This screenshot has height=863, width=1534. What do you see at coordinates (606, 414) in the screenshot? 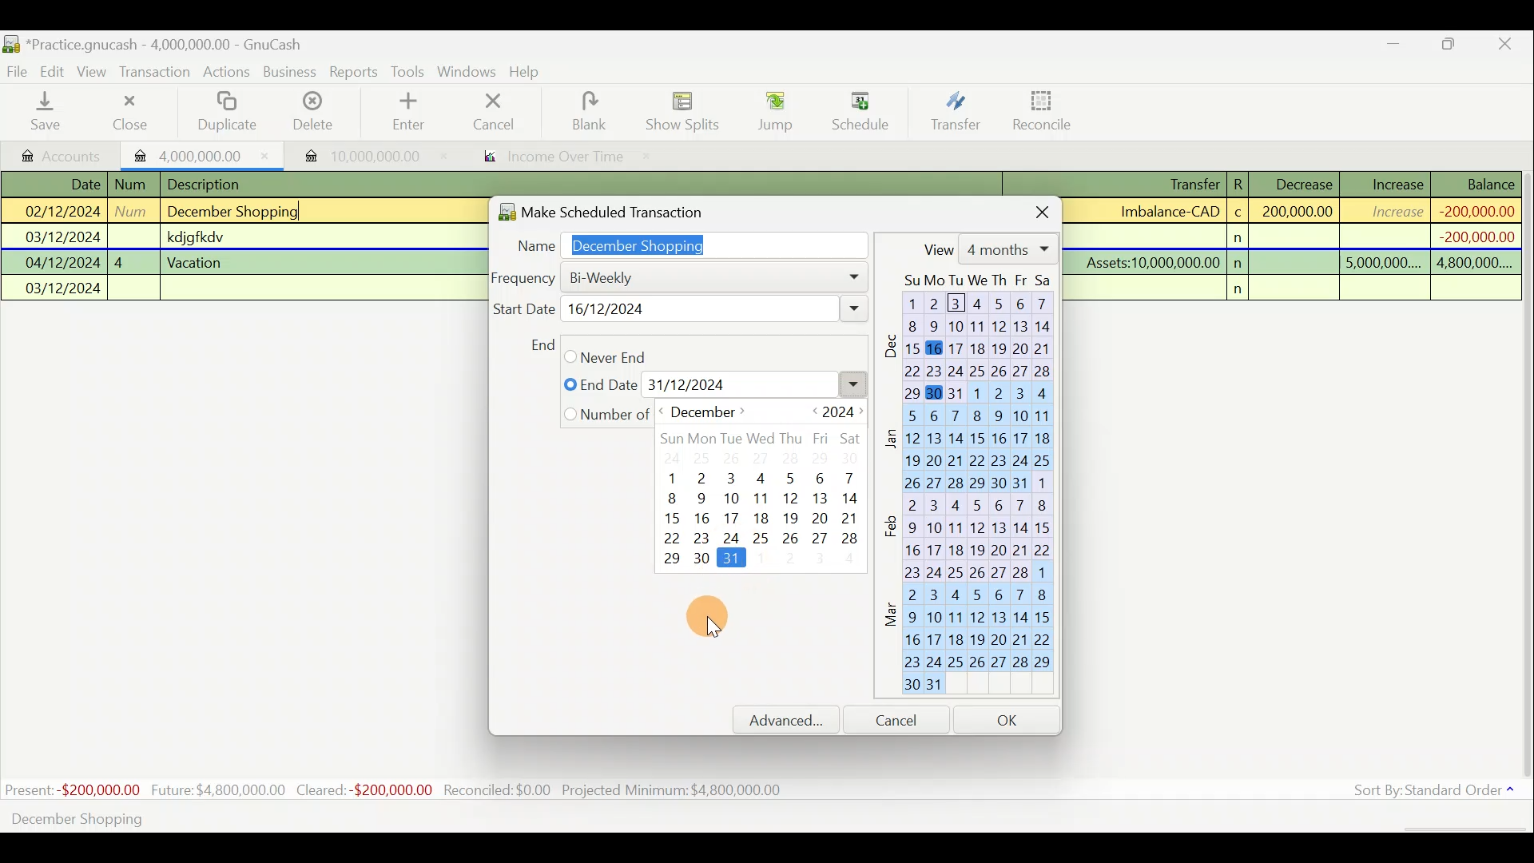
I see `Yearly` at bounding box center [606, 414].